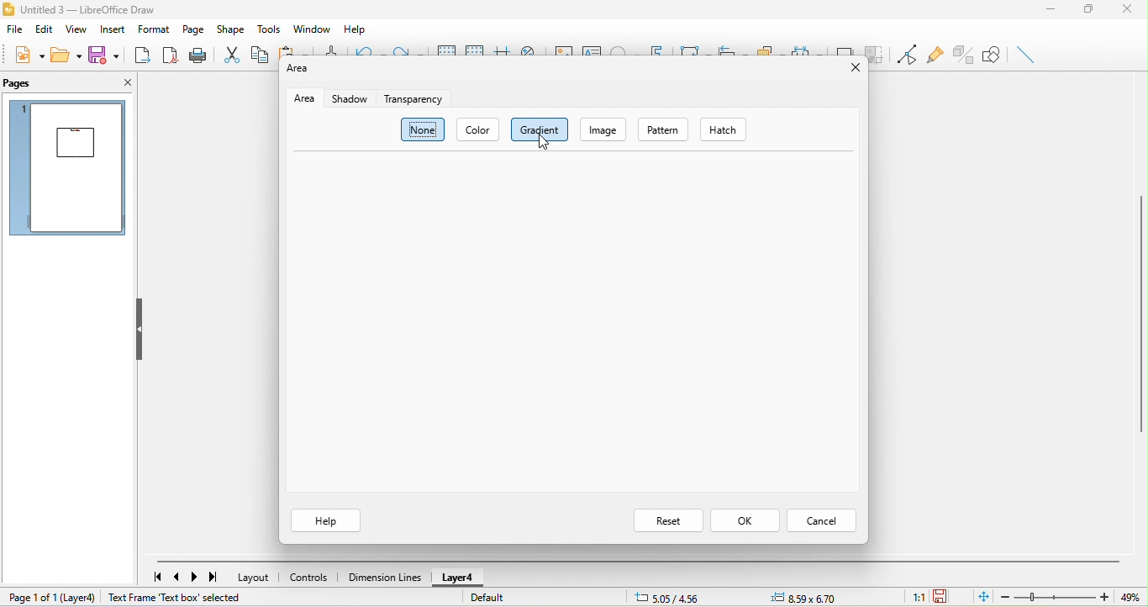 The width and height of the screenshot is (1148, 607). Describe the element at coordinates (667, 520) in the screenshot. I see `reset` at that location.